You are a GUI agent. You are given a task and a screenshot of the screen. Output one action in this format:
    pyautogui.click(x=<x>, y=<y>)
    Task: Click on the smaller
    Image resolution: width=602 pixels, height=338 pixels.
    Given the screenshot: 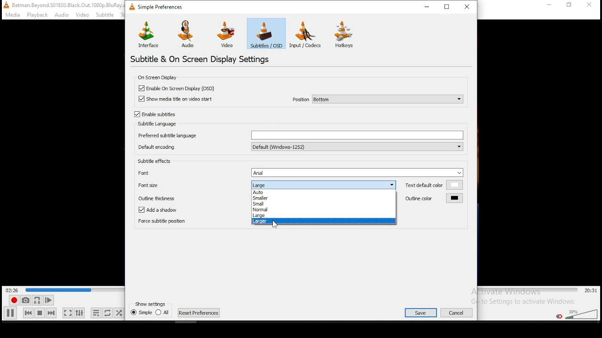 What is the action you would take?
    pyautogui.click(x=323, y=198)
    